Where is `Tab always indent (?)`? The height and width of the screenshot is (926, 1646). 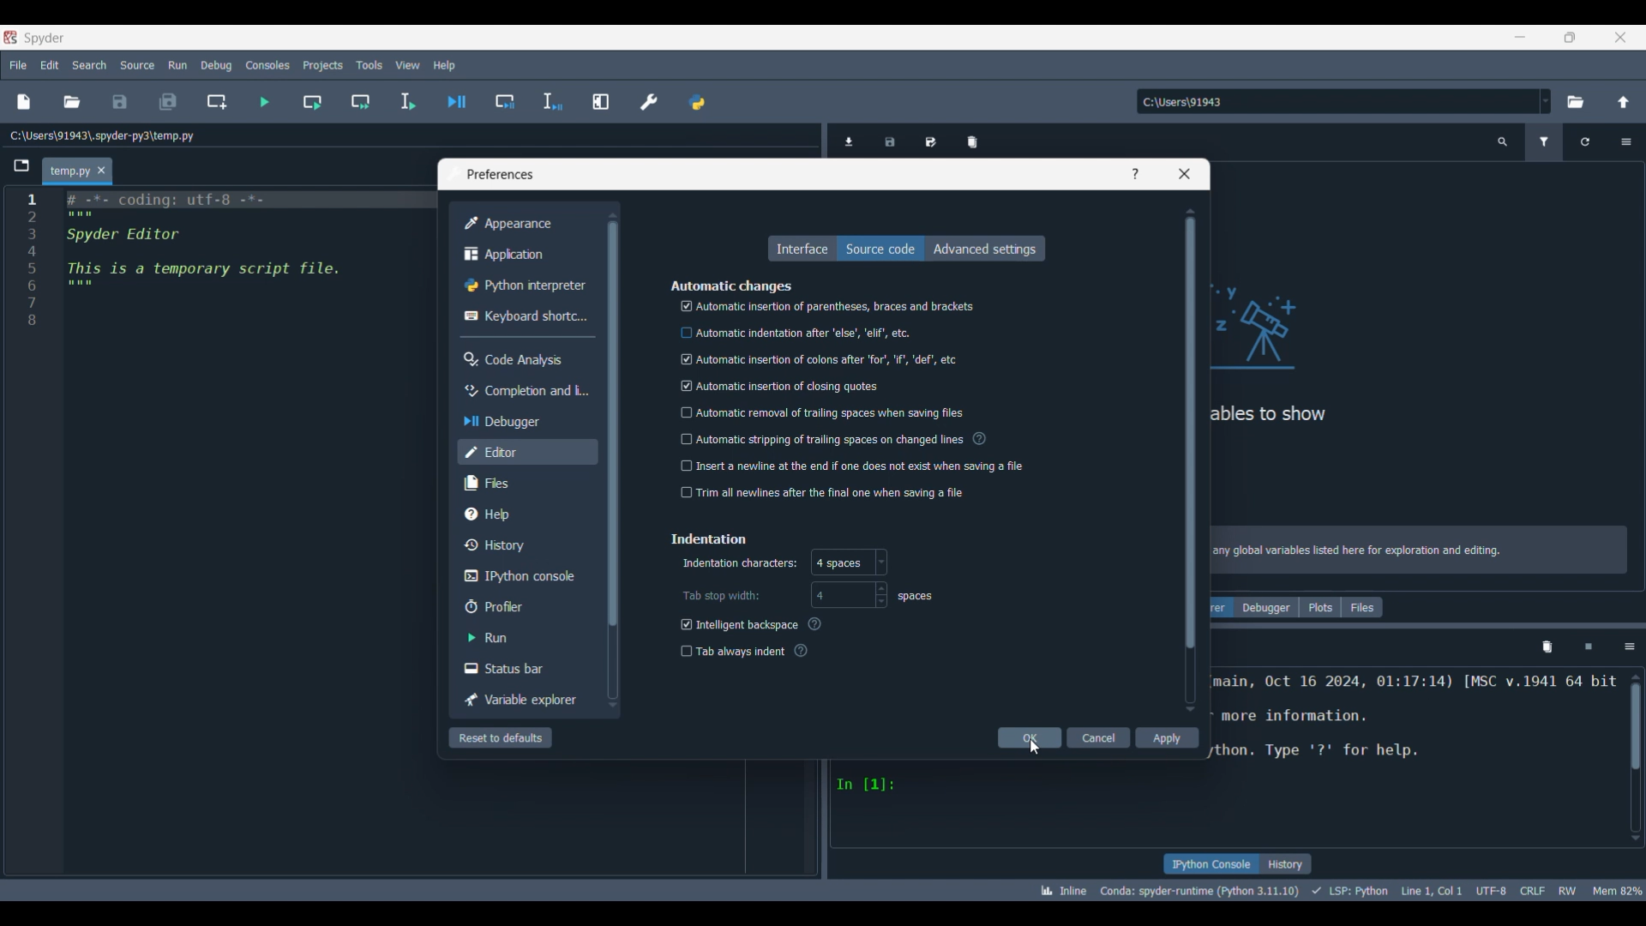
Tab always indent (?) is located at coordinates (746, 652).